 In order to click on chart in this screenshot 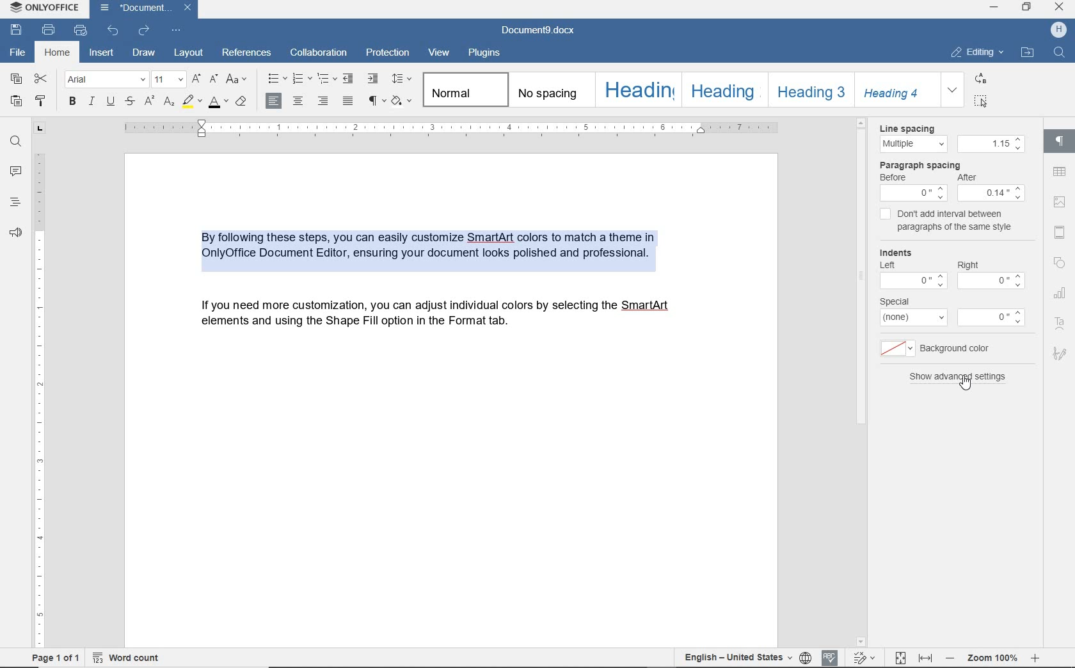, I will do `click(1062, 296)`.